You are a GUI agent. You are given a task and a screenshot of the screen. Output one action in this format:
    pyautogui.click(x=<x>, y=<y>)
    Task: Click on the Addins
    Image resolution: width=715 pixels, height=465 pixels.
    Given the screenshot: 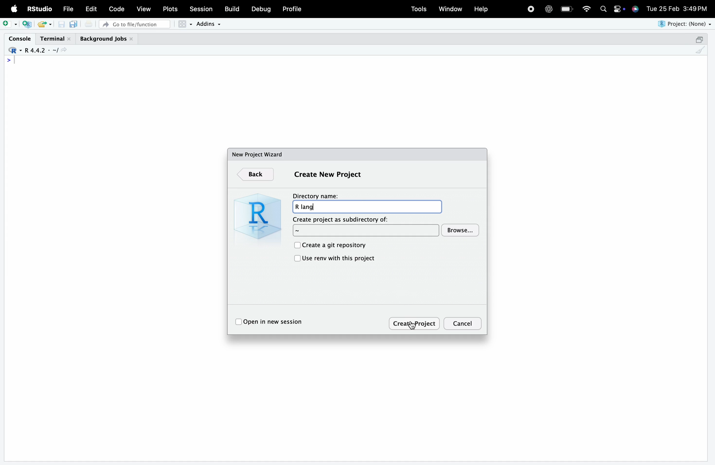 What is the action you would take?
    pyautogui.click(x=208, y=24)
    